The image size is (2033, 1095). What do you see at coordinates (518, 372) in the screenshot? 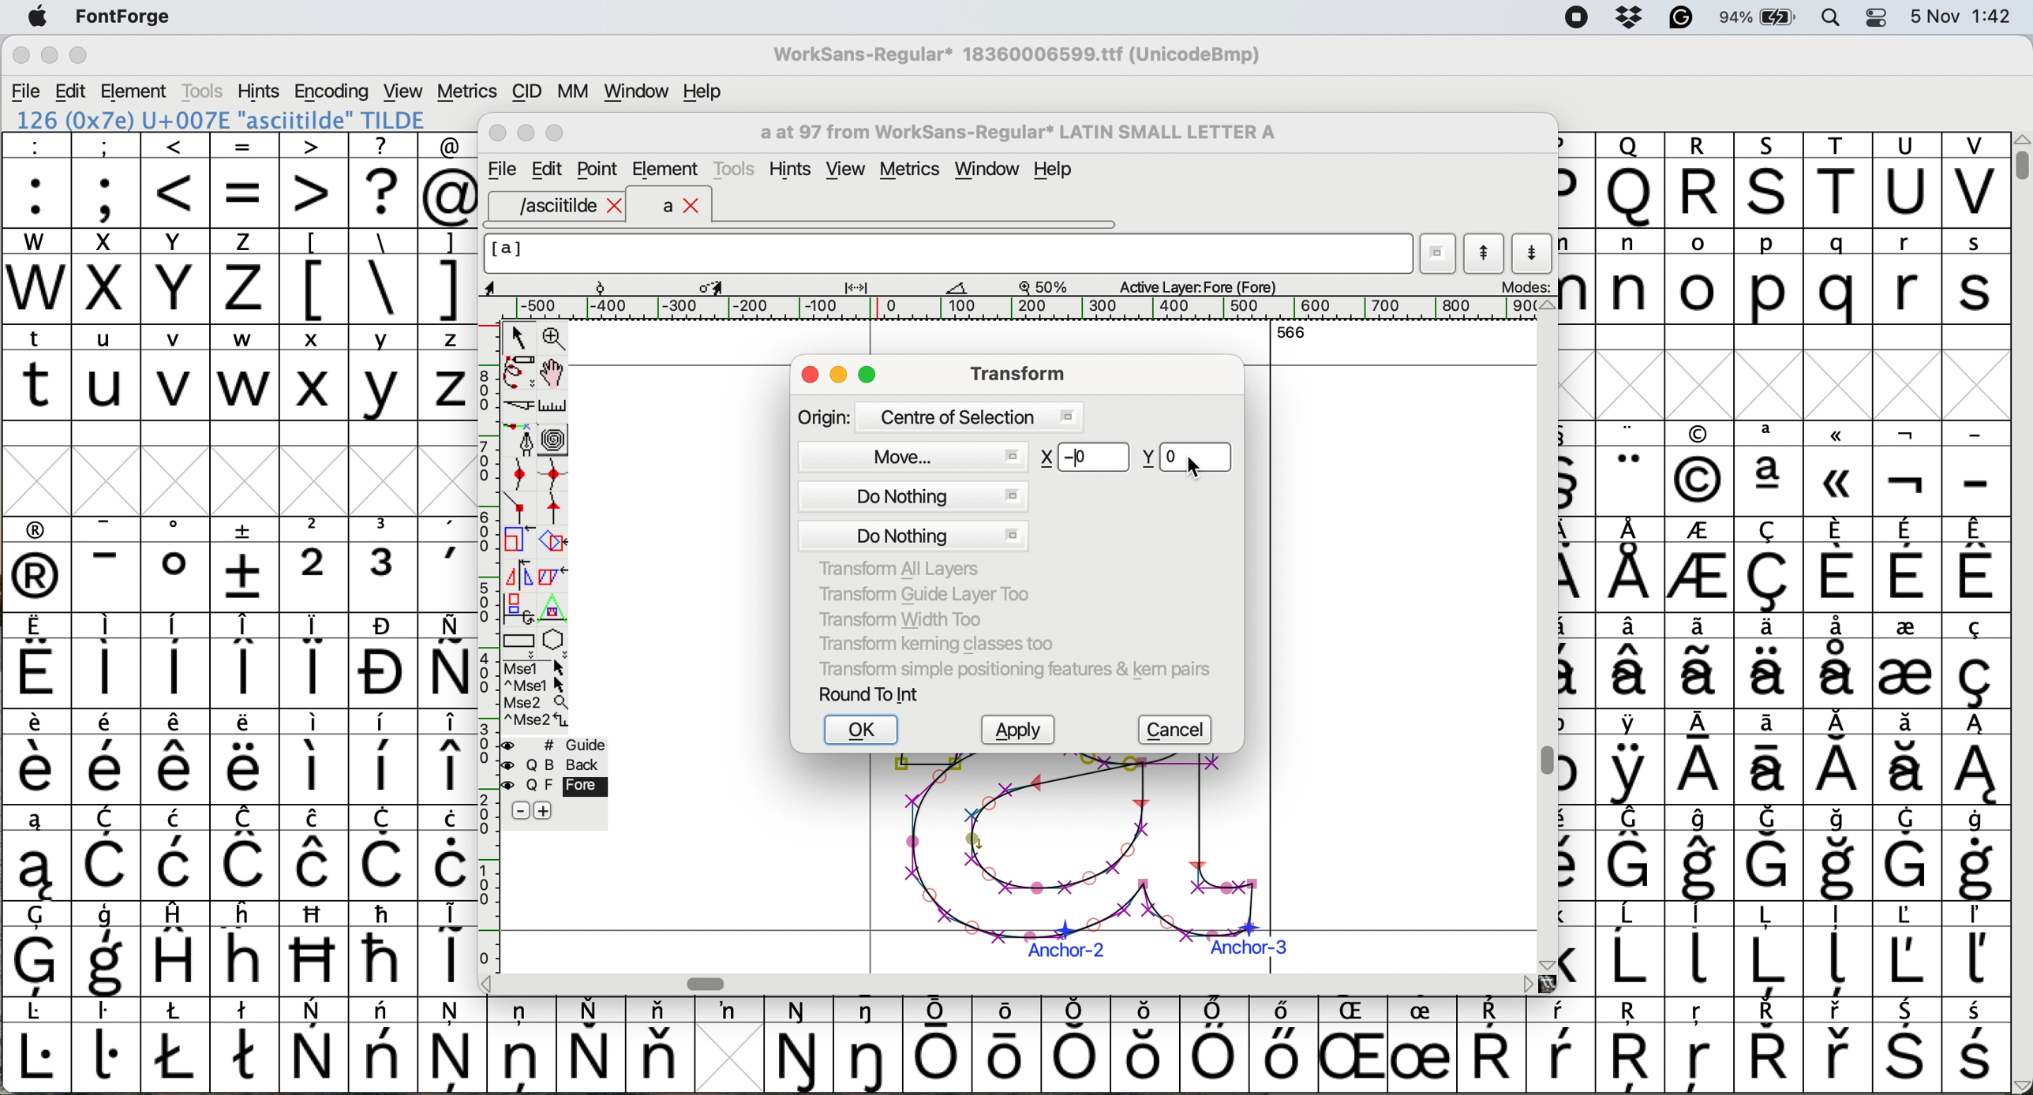
I see `draw freehand curve` at bounding box center [518, 372].